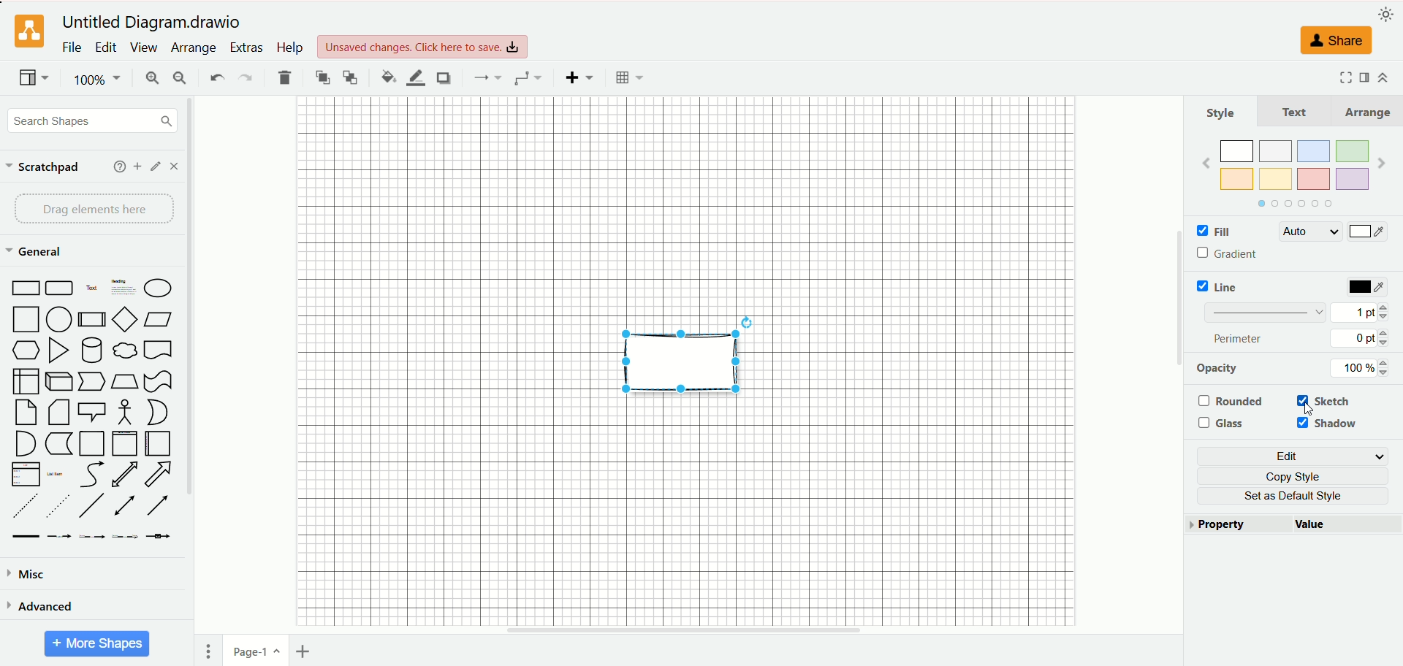  Describe the element at coordinates (120, 166) in the screenshot. I see `help` at that location.